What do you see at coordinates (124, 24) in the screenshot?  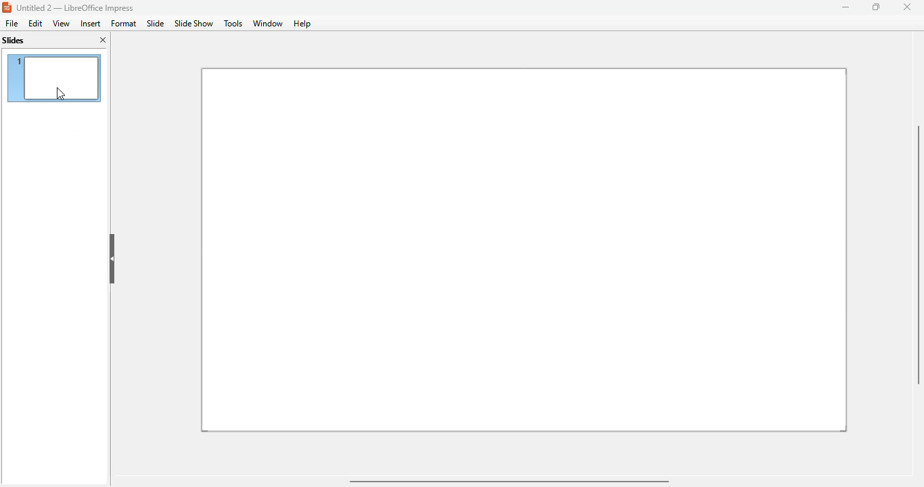 I see `format` at bounding box center [124, 24].